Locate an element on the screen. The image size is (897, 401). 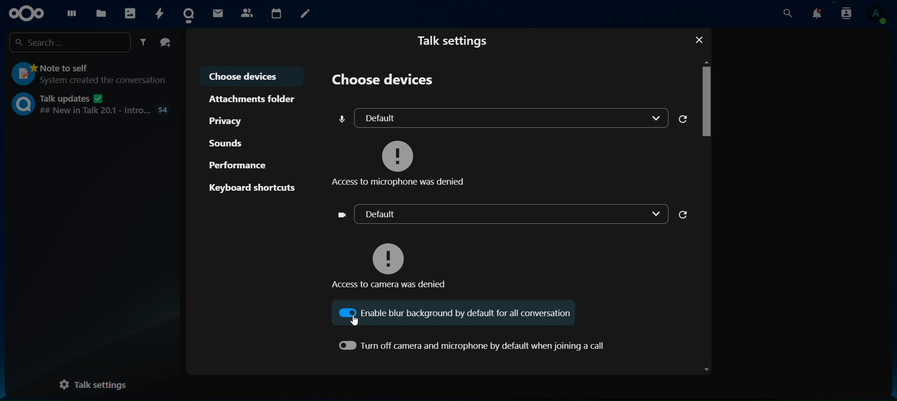
refresh is located at coordinates (684, 118).